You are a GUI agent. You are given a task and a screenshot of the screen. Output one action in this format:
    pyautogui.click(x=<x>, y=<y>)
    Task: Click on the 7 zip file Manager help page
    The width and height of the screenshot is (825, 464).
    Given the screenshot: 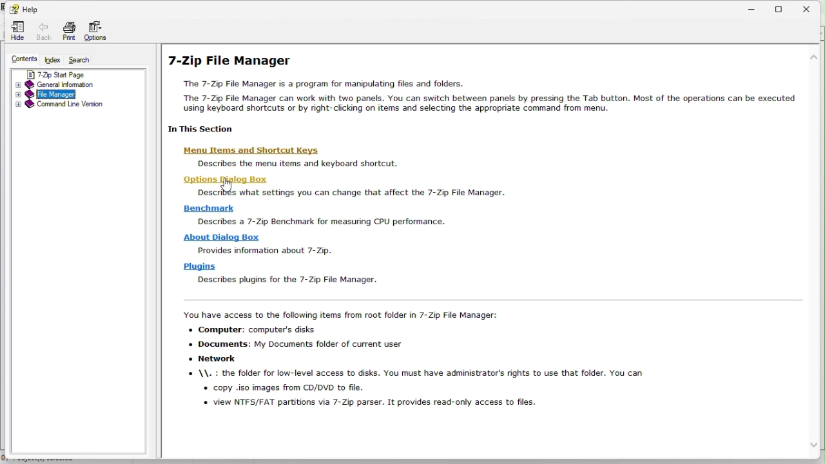 What is the action you would take?
    pyautogui.click(x=494, y=87)
    